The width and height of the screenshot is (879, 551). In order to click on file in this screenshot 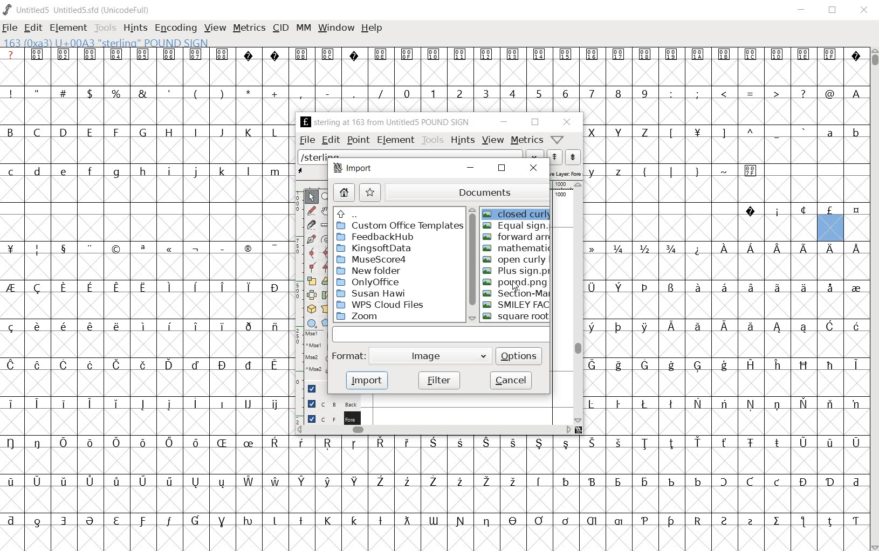, I will do `click(11, 27)`.